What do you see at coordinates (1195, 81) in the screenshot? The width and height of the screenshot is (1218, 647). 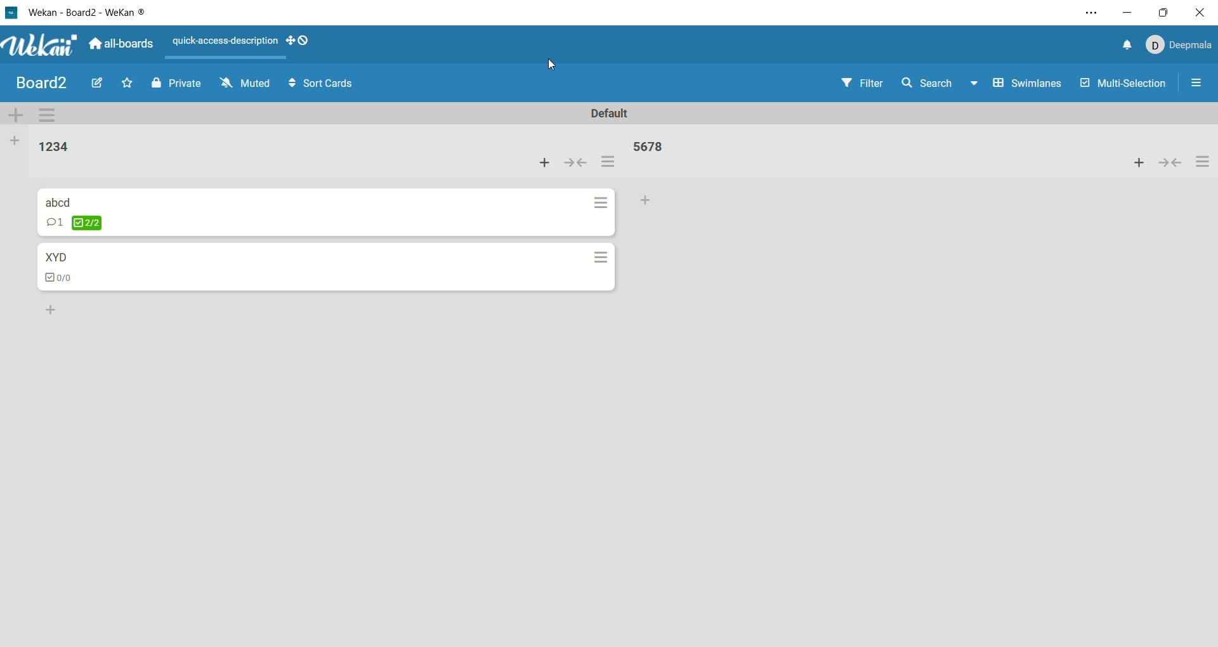 I see `options` at bounding box center [1195, 81].